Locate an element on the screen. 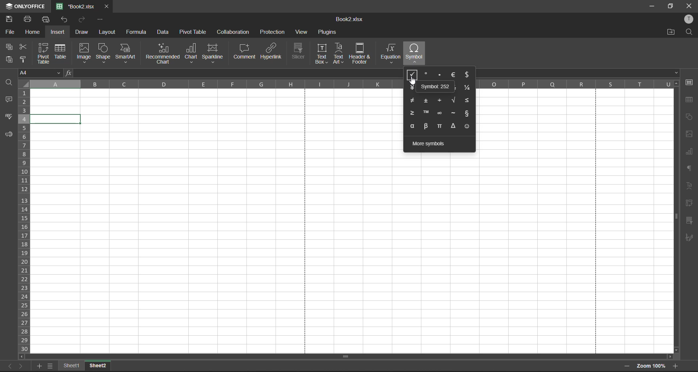  scroll down is located at coordinates (675, 350).